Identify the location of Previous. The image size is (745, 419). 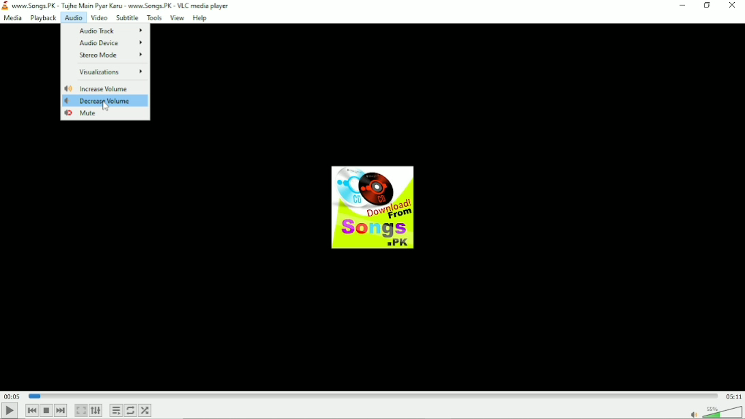
(31, 409).